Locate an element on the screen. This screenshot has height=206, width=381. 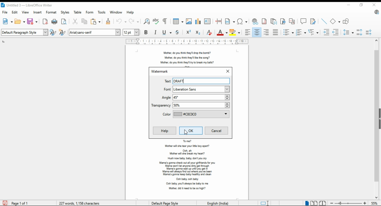
DRAFT is located at coordinates (181, 81).